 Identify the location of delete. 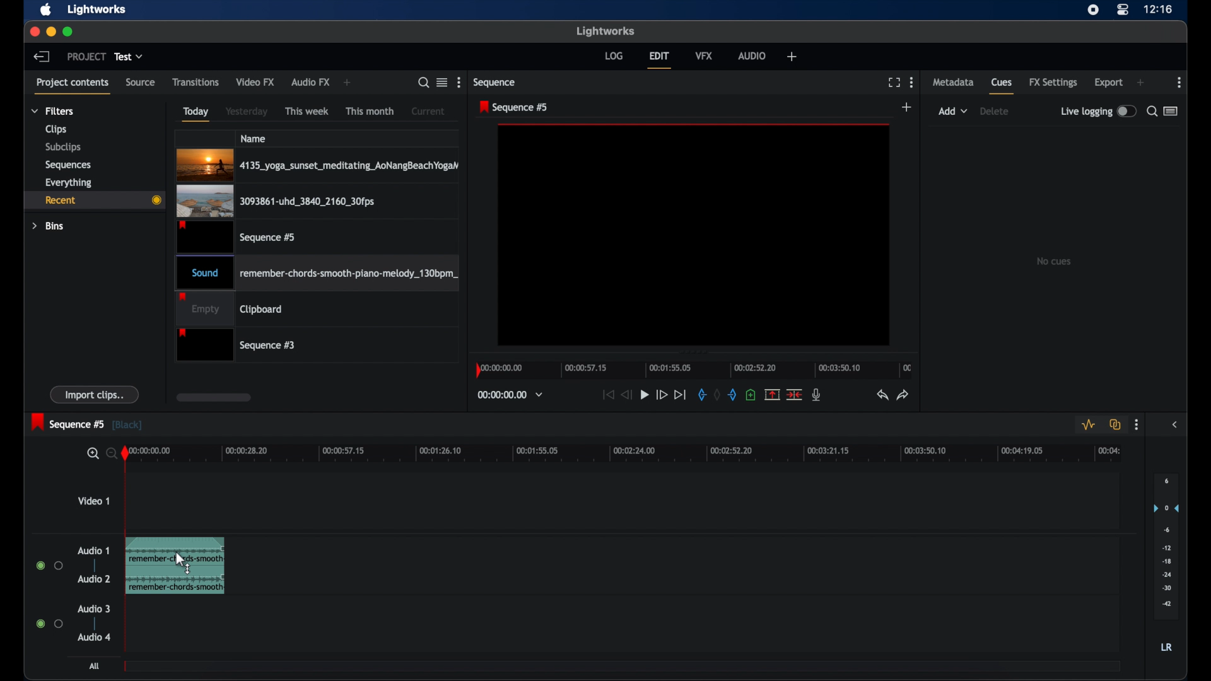
(995, 111).